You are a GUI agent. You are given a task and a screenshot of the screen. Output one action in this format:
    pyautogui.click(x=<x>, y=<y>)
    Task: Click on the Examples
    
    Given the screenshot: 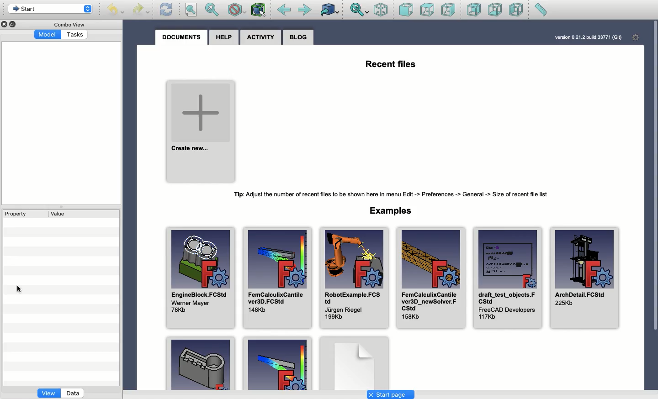 What is the action you would take?
    pyautogui.click(x=391, y=211)
    